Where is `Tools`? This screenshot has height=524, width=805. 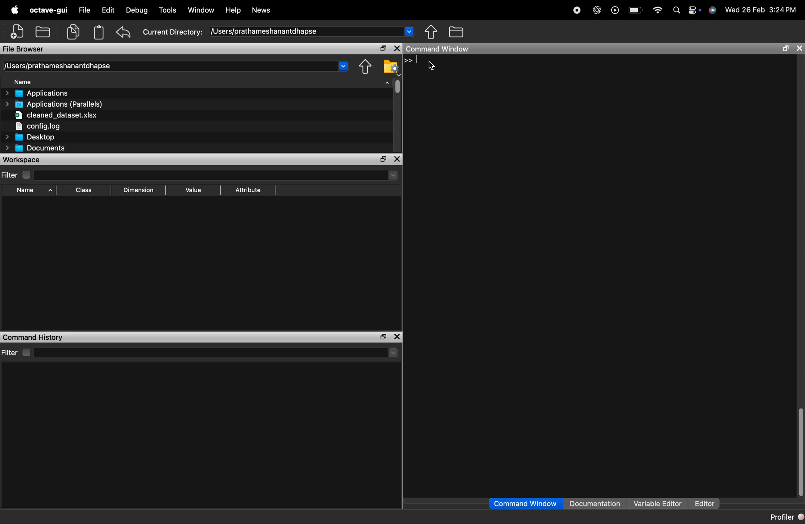 Tools is located at coordinates (169, 9).